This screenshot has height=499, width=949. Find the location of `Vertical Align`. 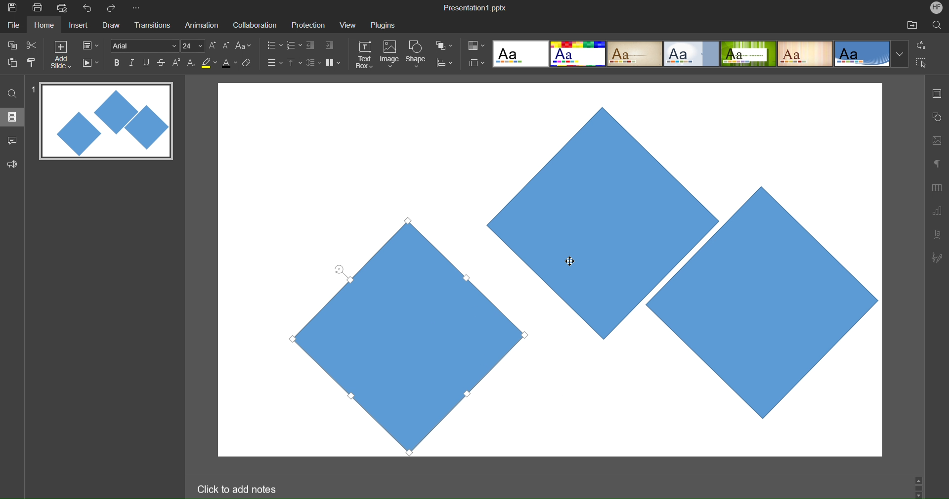

Vertical Align is located at coordinates (295, 62).